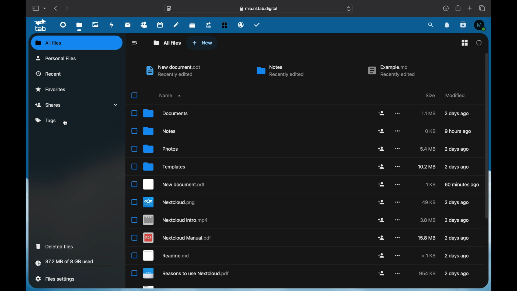 This screenshot has width=517, height=291. Describe the element at coordinates (170, 202) in the screenshot. I see `nextcloud` at that location.